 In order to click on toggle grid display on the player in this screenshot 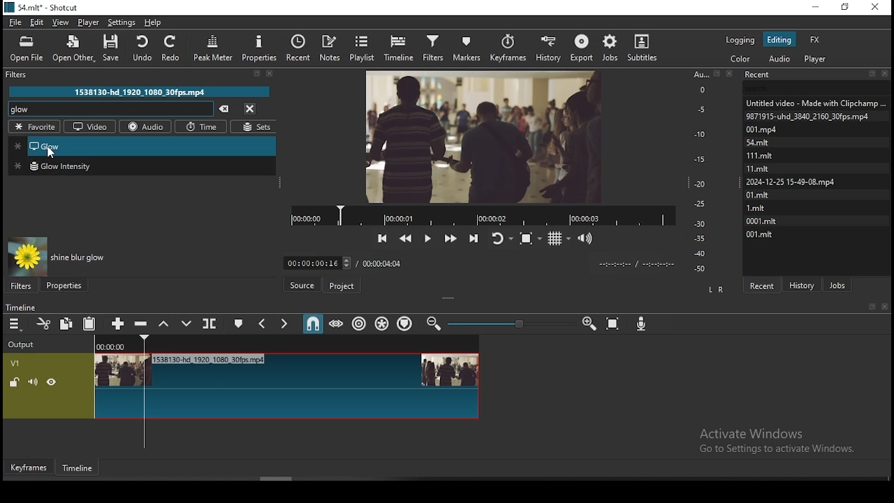, I will do `click(559, 237)`.